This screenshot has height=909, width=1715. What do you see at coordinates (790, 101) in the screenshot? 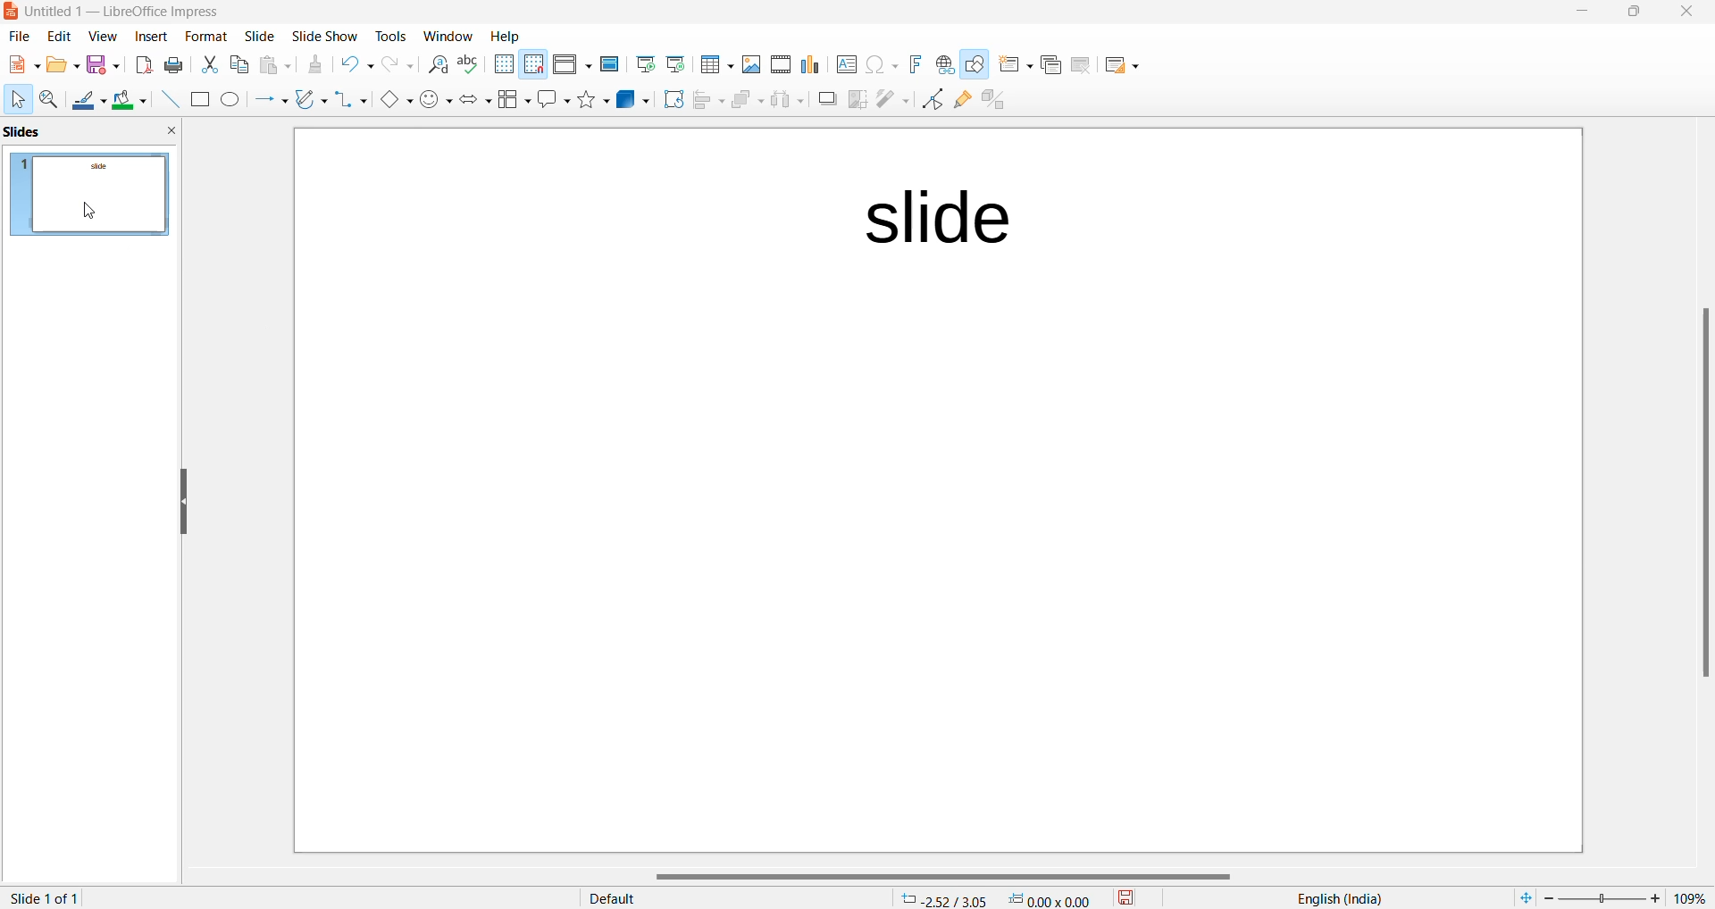
I see `object distribution` at bounding box center [790, 101].